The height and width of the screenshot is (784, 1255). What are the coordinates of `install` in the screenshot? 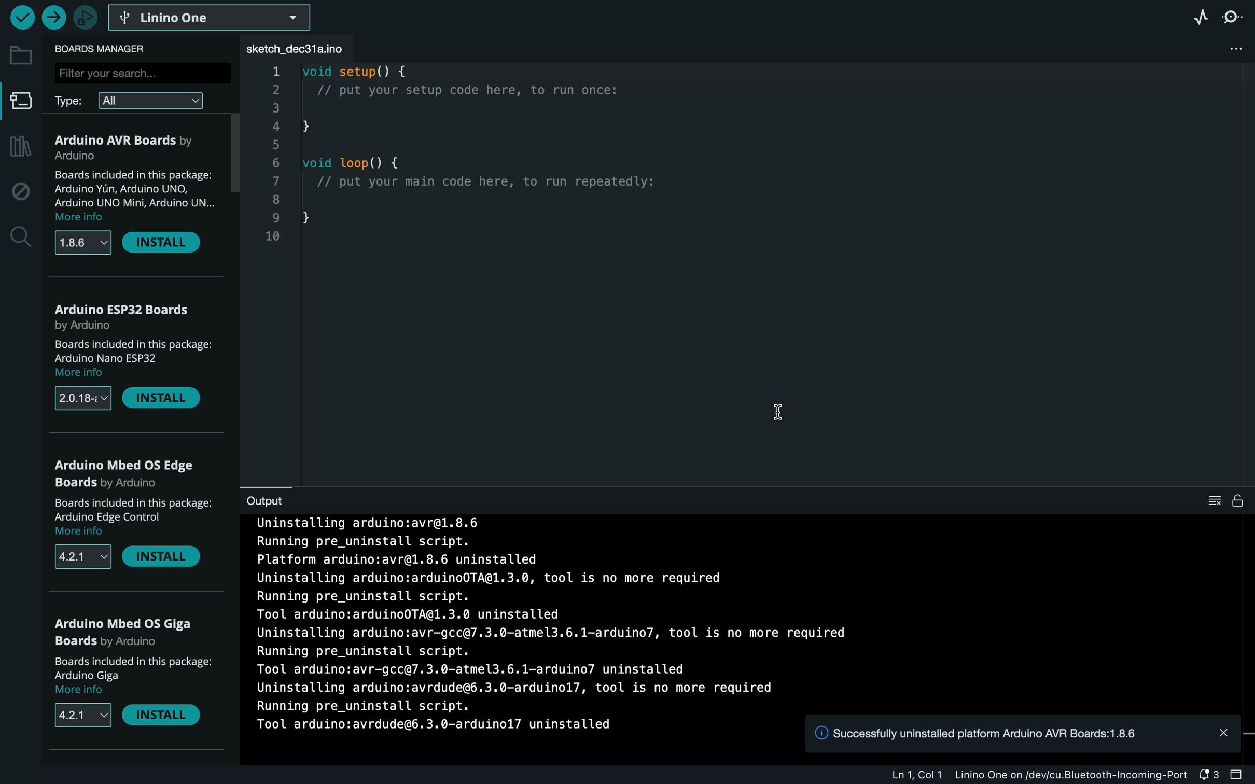 It's located at (168, 562).